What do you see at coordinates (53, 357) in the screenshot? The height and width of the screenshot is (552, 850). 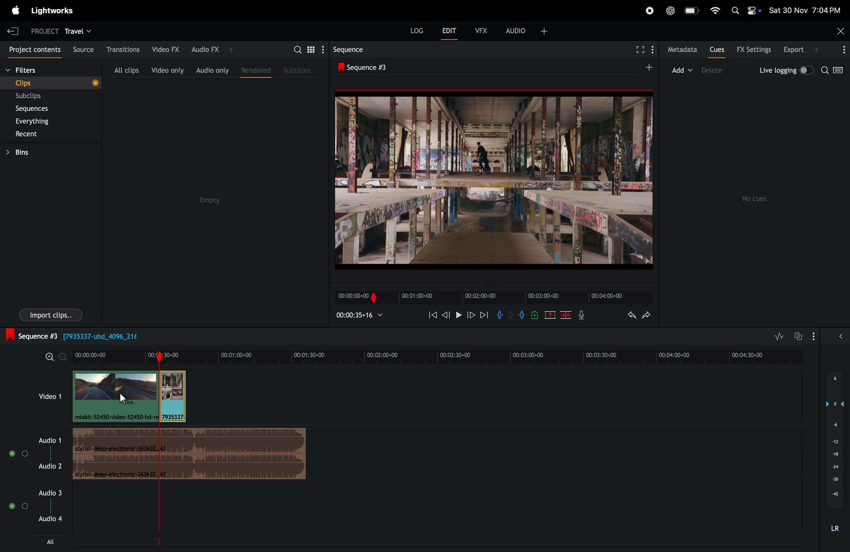 I see `zoom in zoom out` at bounding box center [53, 357].